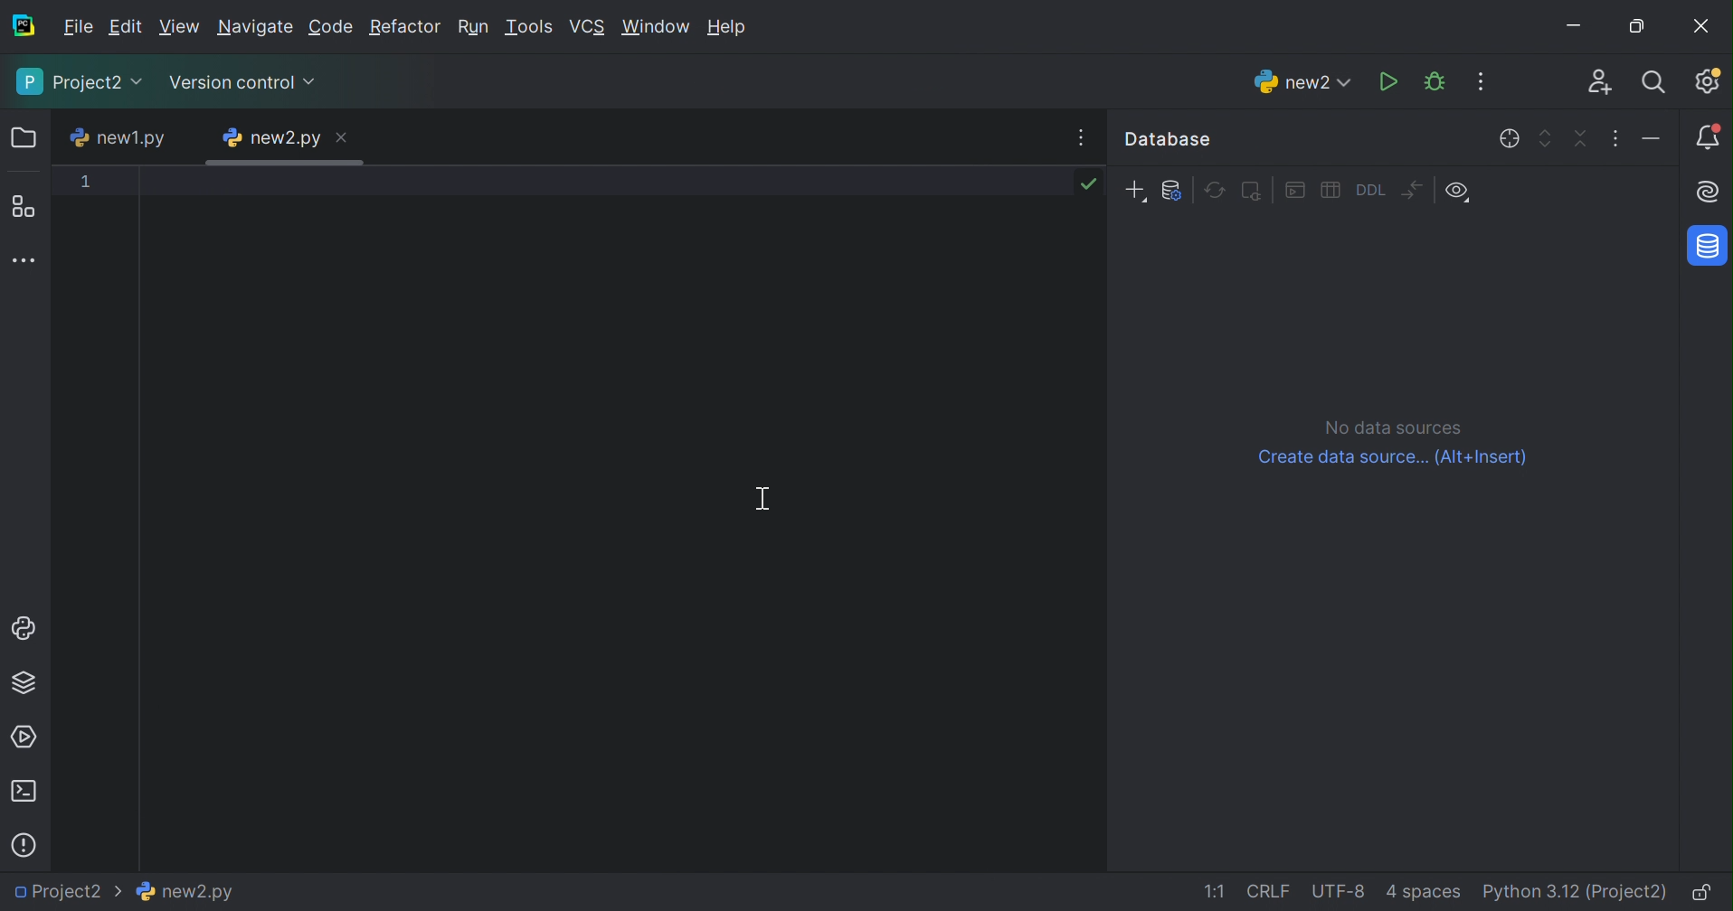  I want to click on Run, so click(1391, 82).